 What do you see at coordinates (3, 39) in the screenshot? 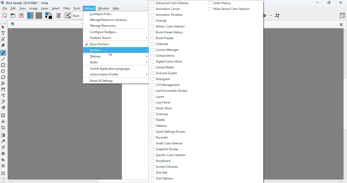
I see `edit shapes tool` at bounding box center [3, 39].